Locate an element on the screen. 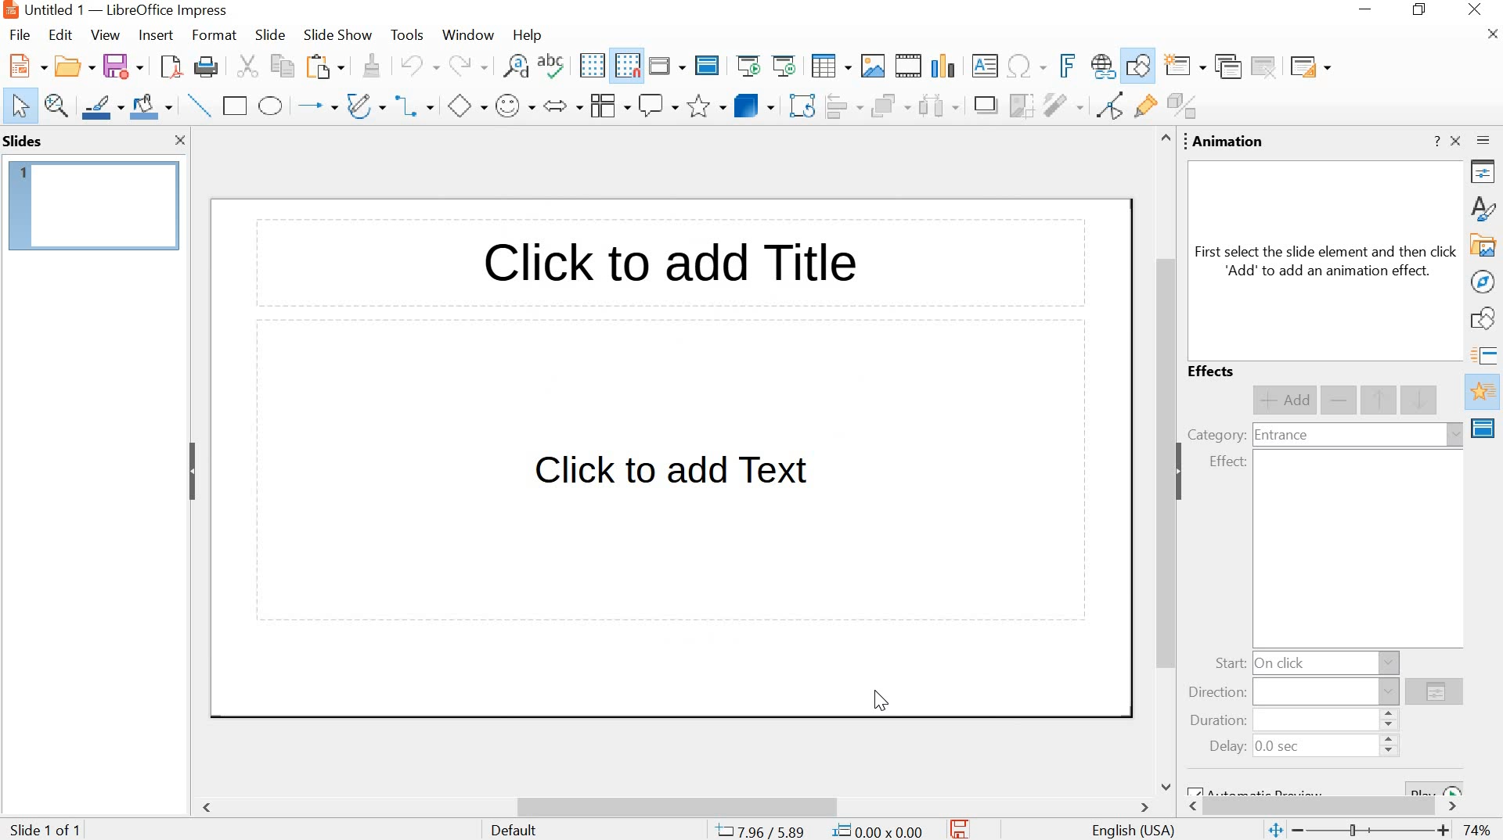 The height and width of the screenshot is (840, 1503). modify document is located at coordinates (961, 828).